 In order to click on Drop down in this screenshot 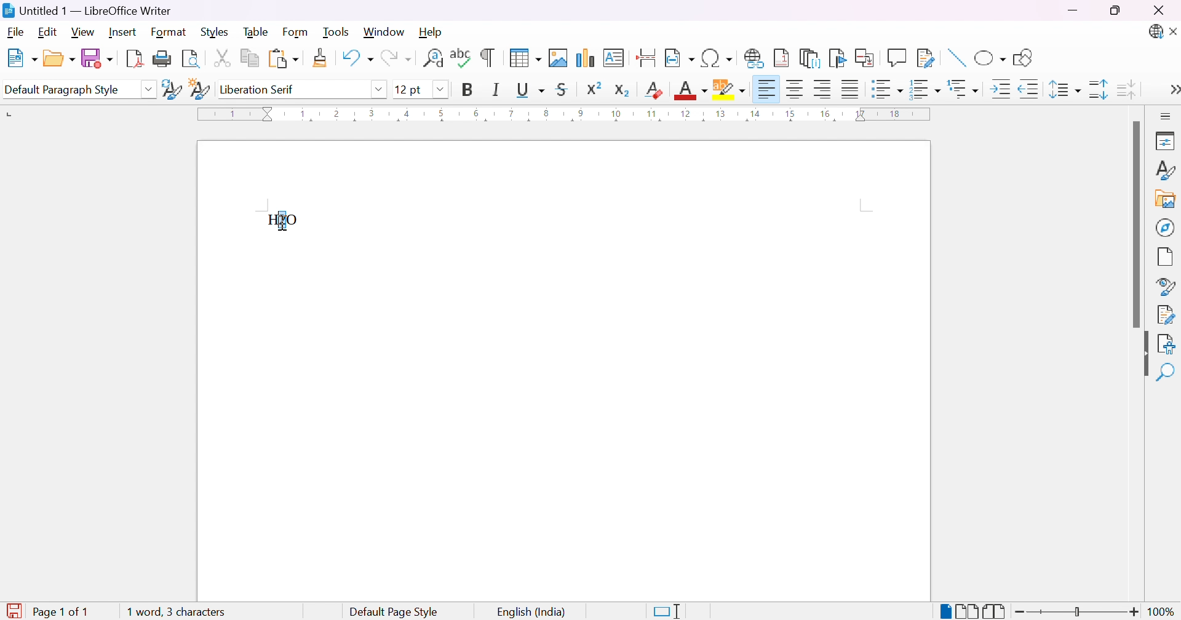, I will do `click(148, 89)`.